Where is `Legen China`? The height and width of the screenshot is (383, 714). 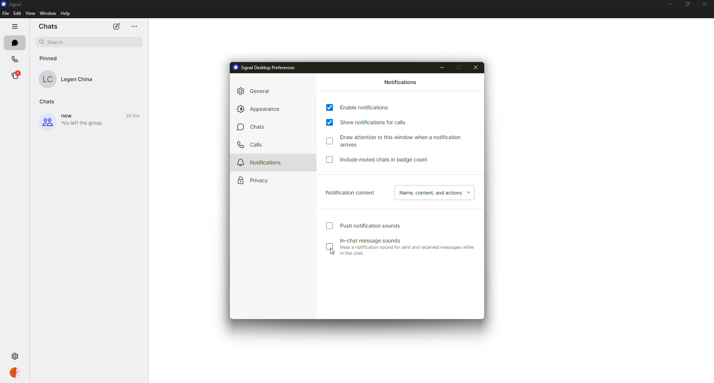 Legen China is located at coordinates (77, 80).